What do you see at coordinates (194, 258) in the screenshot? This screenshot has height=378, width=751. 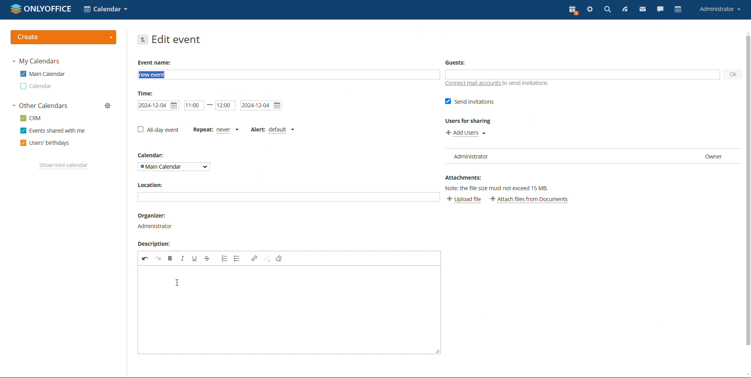 I see `underline` at bounding box center [194, 258].